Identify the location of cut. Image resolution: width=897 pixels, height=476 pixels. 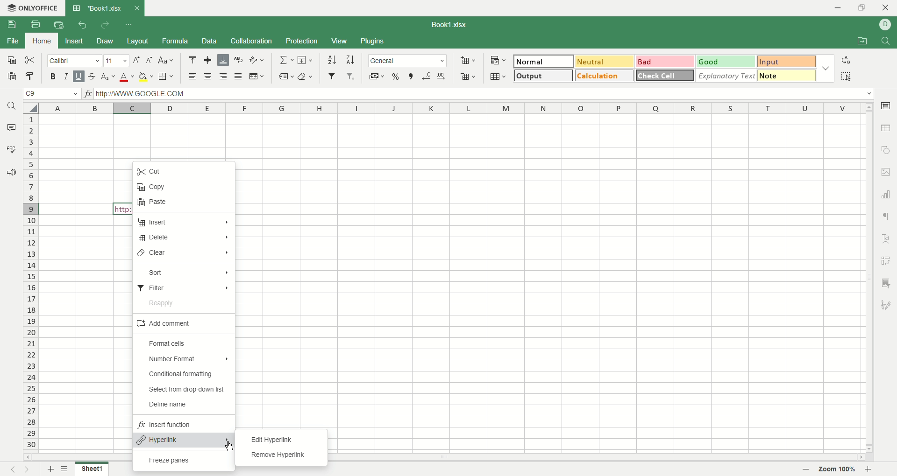
(150, 172).